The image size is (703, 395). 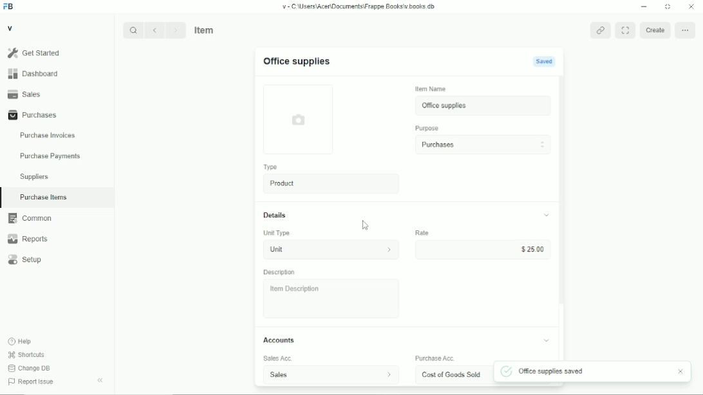 I want to click on Close, so click(x=691, y=6).